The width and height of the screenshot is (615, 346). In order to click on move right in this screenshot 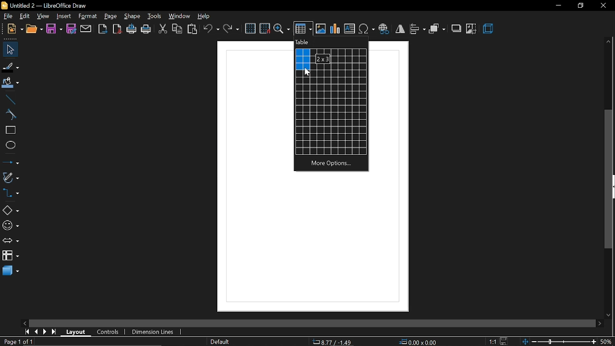, I will do `click(601, 323)`.